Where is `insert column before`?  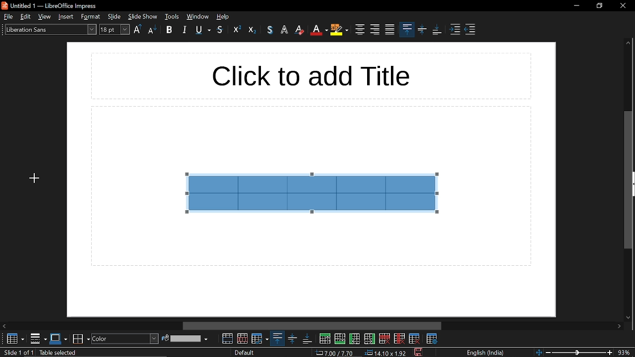
insert column before is located at coordinates (355, 339).